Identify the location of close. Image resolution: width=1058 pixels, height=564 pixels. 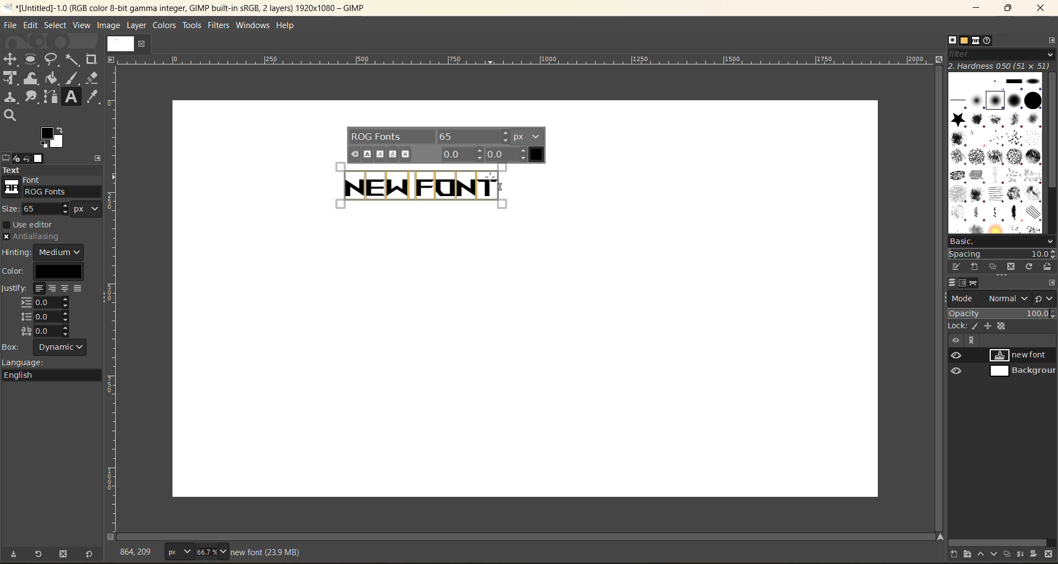
(143, 44).